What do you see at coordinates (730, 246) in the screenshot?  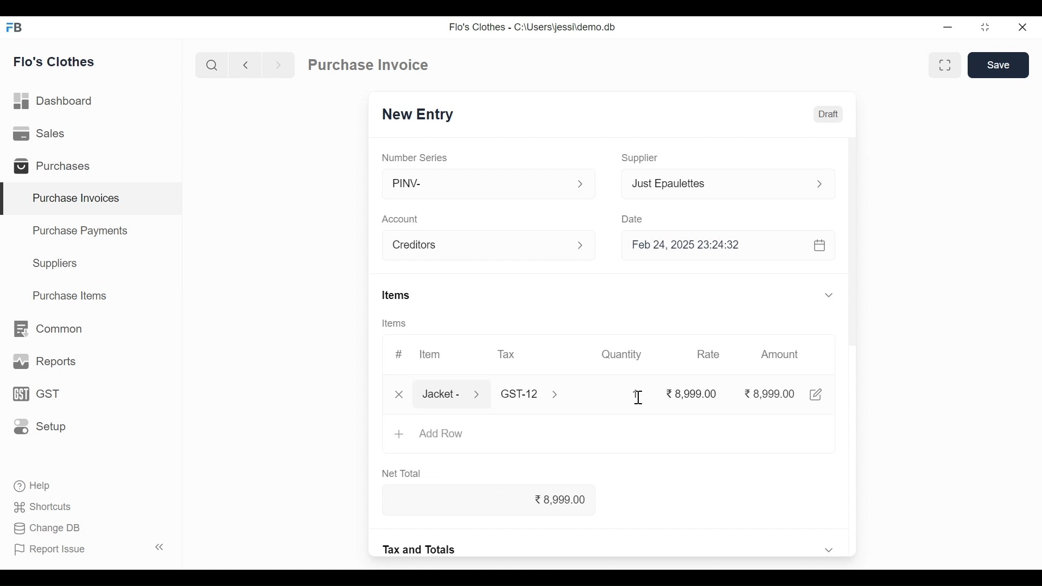 I see `Feb 24, 2025 23:24:32` at bounding box center [730, 246].